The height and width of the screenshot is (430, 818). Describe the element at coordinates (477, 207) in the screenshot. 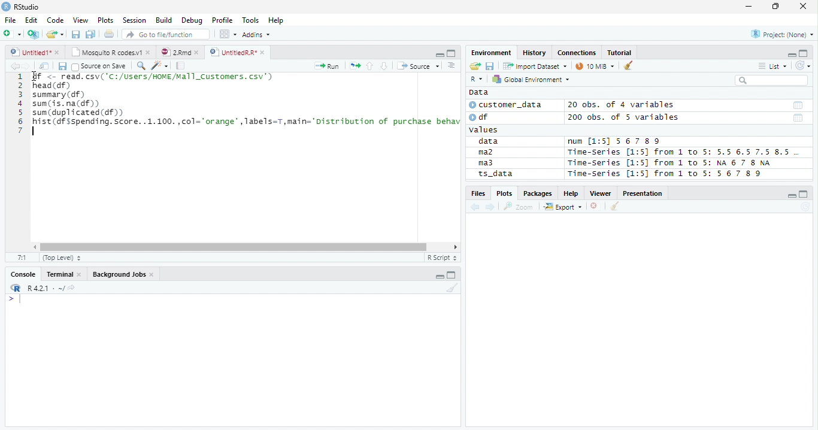

I see `Previous` at that location.